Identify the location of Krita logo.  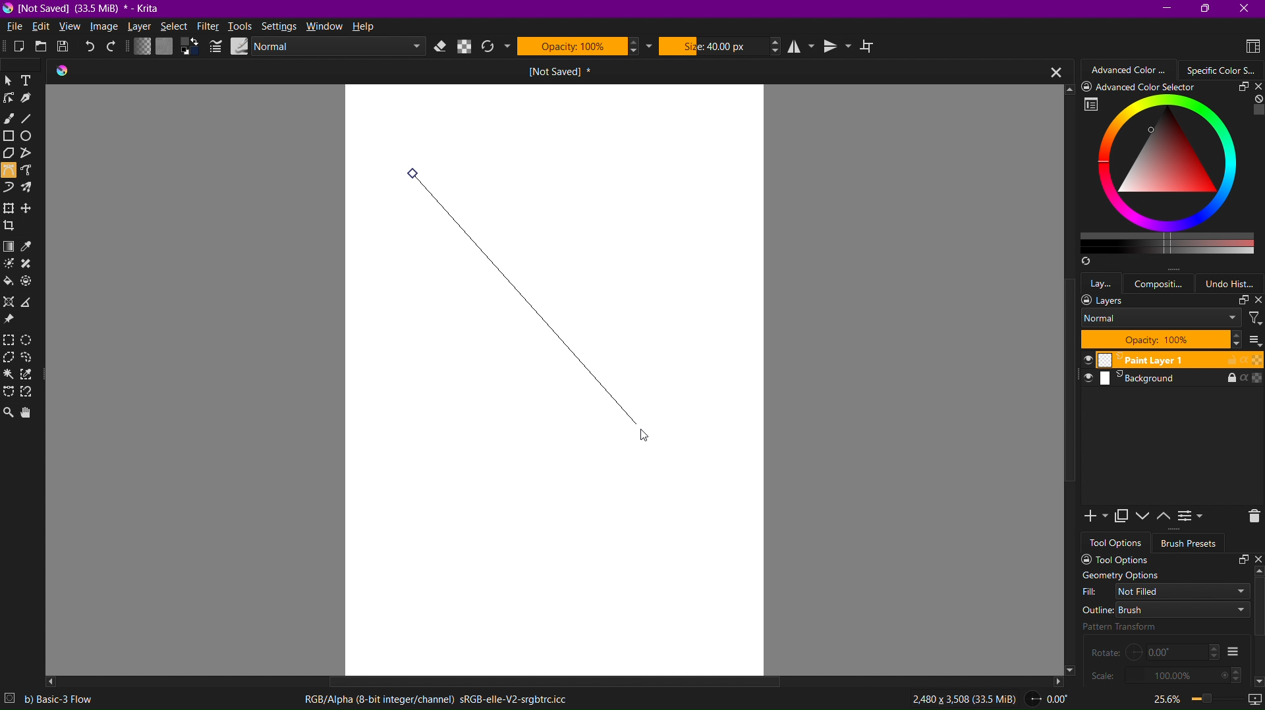
(63, 71).